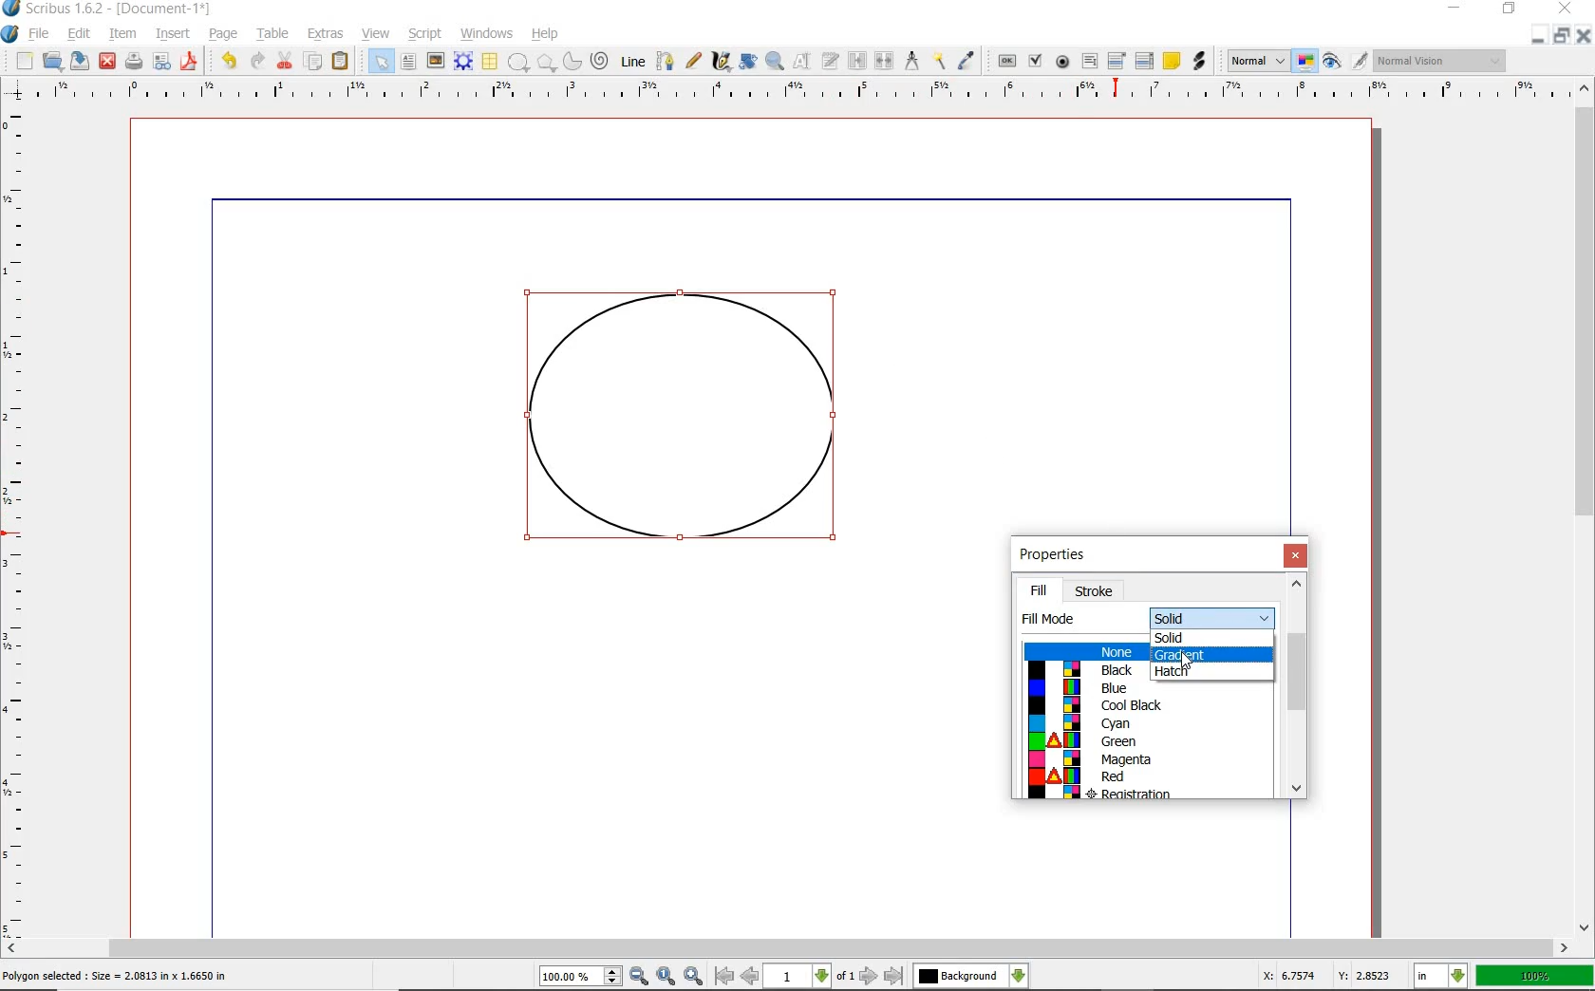 The height and width of the screenshot is (991, 1595). I want to click on selected, so click(116, 977).